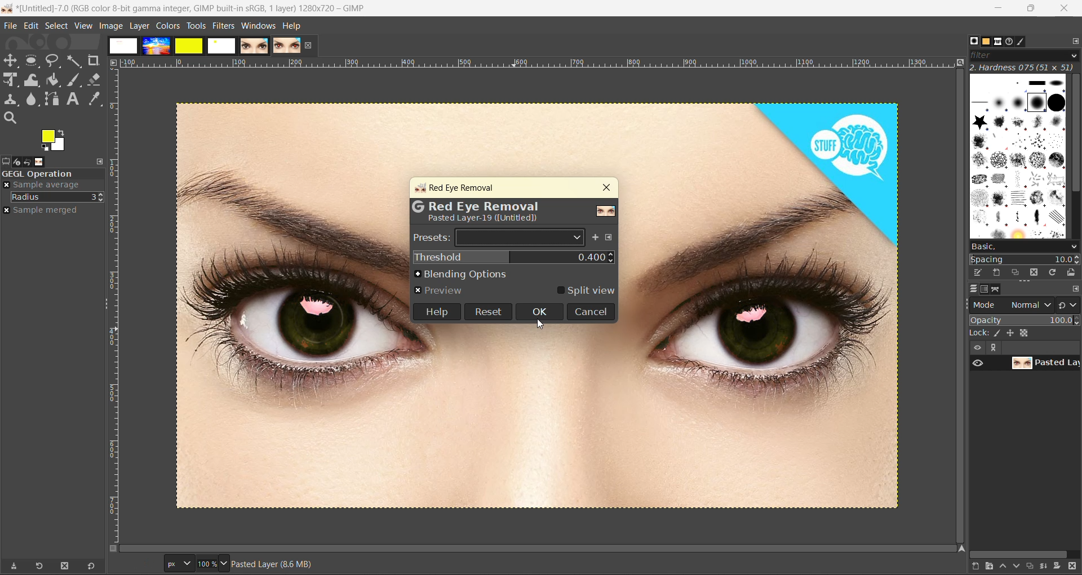 This screenshot has height=575, width=1082. I want to click on view, so click(82, 26).